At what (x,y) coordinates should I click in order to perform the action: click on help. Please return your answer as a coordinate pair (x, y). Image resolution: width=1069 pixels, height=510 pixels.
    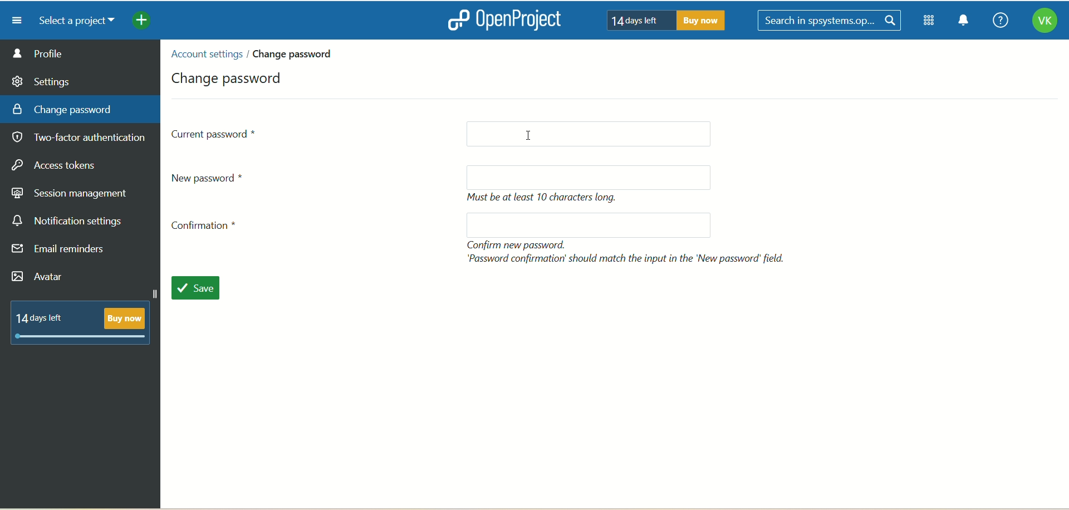
    Looking at the image, I should click on (997, 21).